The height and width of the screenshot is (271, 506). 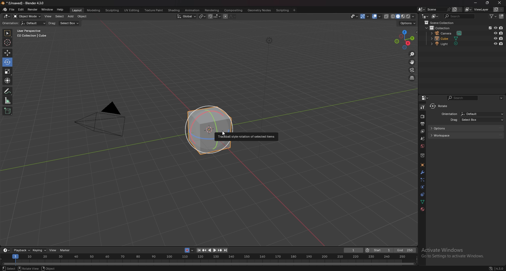 I want to click on annotate, so click(x=8, y=91).